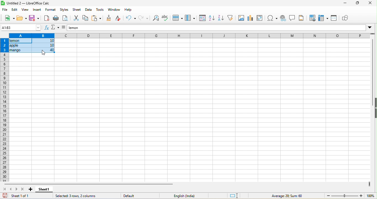 The image size is (377, 199). Describe the element at coordinates (51, 10) in the screenshot. I see `format` at that location.